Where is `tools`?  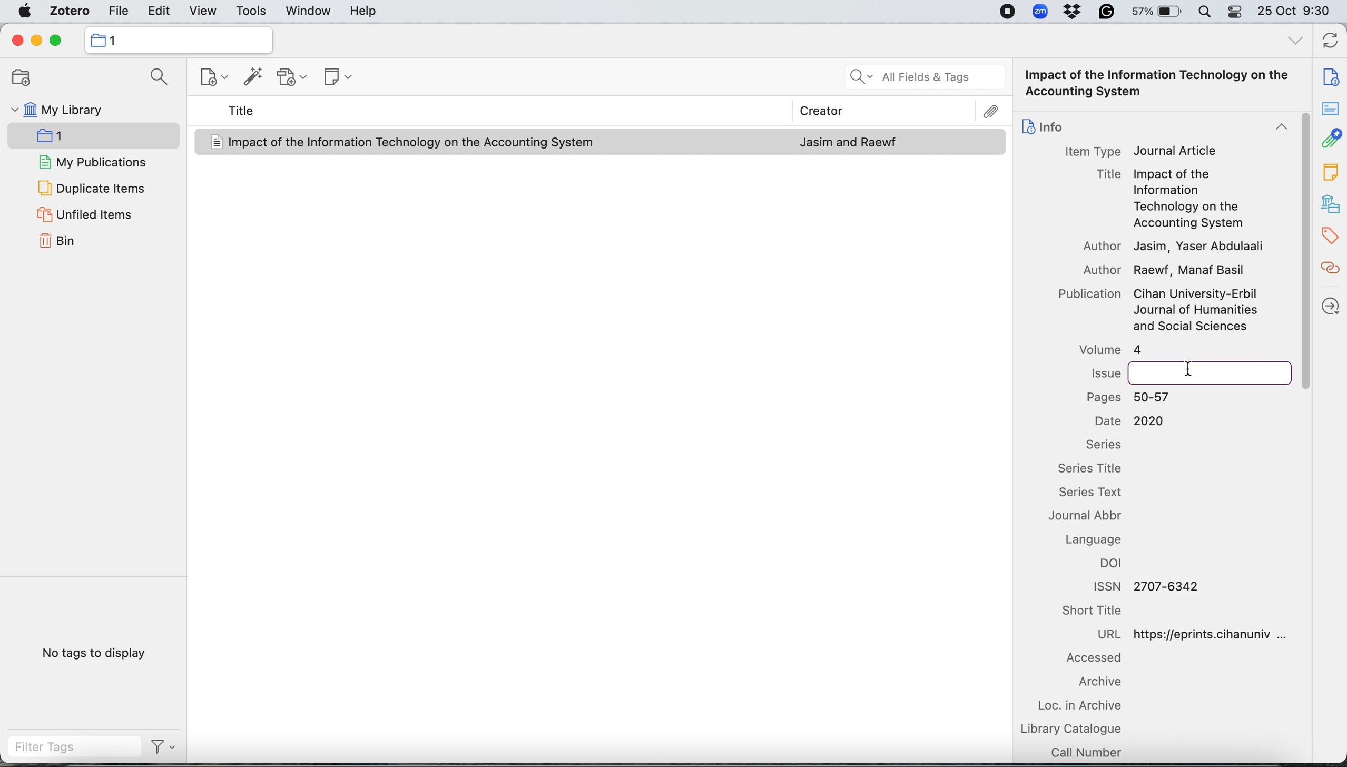 tools is located at coordinates (252, 10).